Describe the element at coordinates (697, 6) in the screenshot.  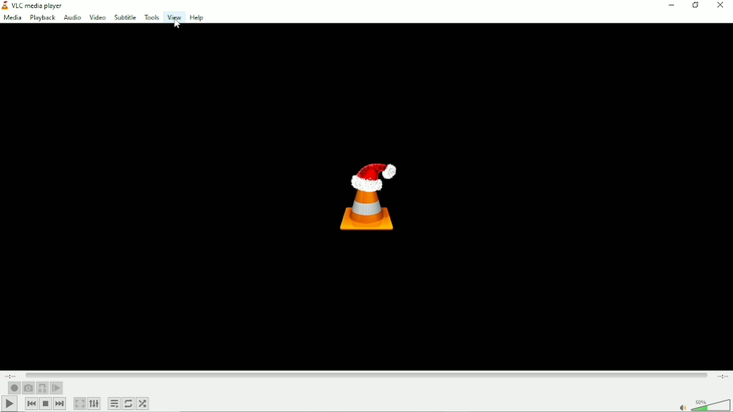
I see `Restore down` at that location.